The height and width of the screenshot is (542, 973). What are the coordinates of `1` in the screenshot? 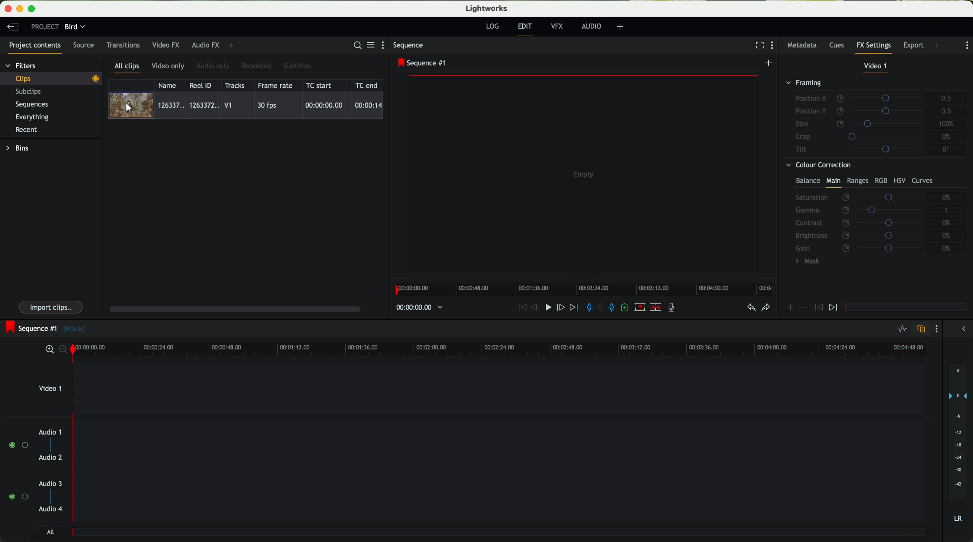 It's located at (947, 211).